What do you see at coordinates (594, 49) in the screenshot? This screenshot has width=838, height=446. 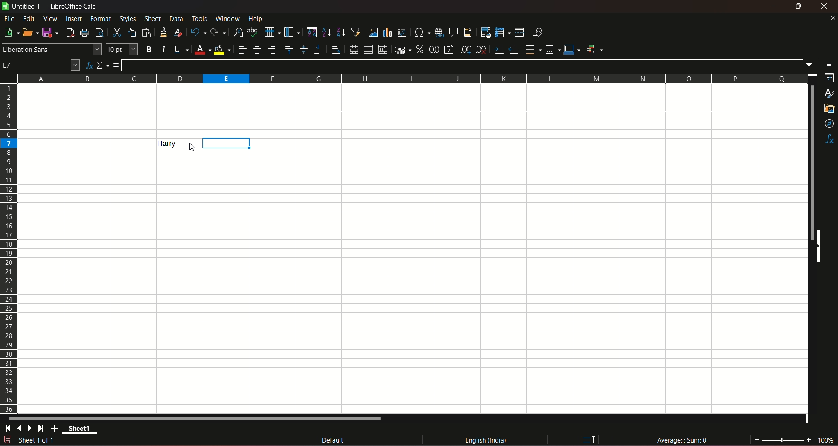 I see `conditional` at bounding box center [594, 49].